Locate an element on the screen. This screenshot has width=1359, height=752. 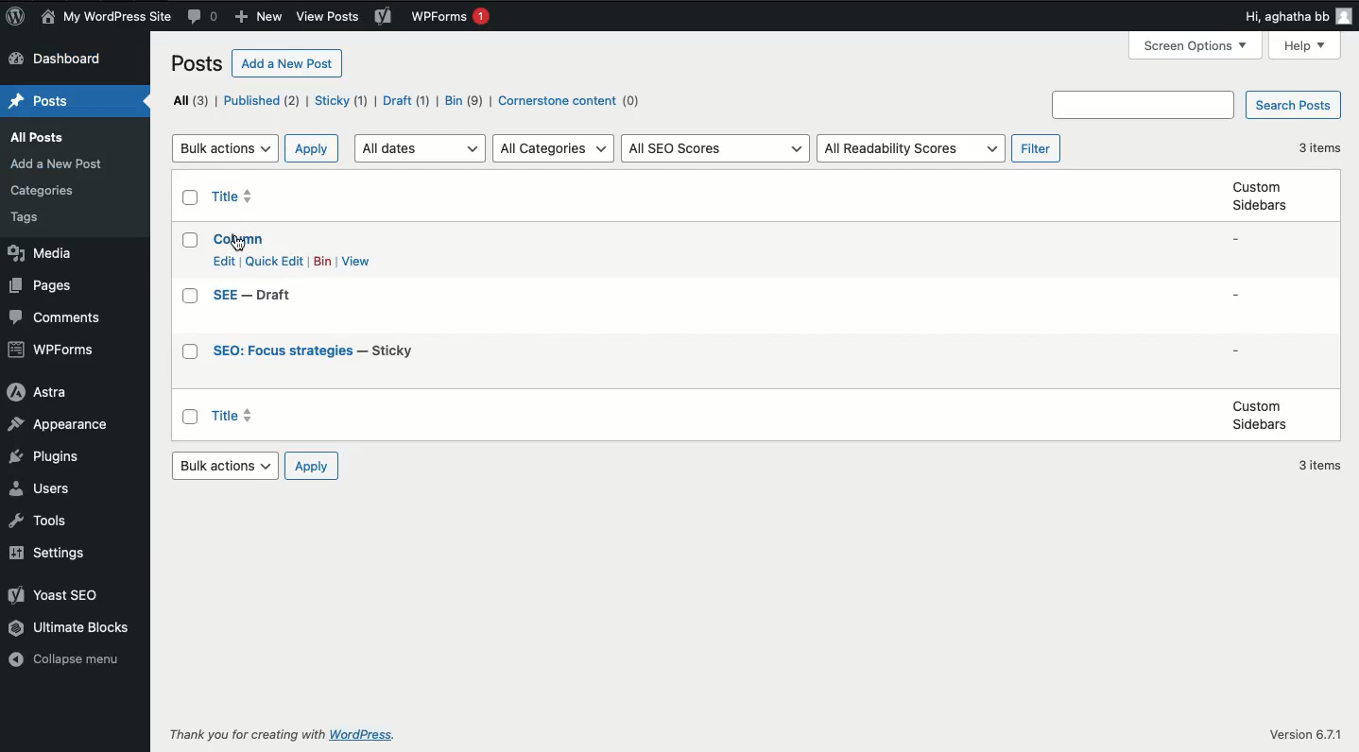
Comments is located at coordinates (205, 15).